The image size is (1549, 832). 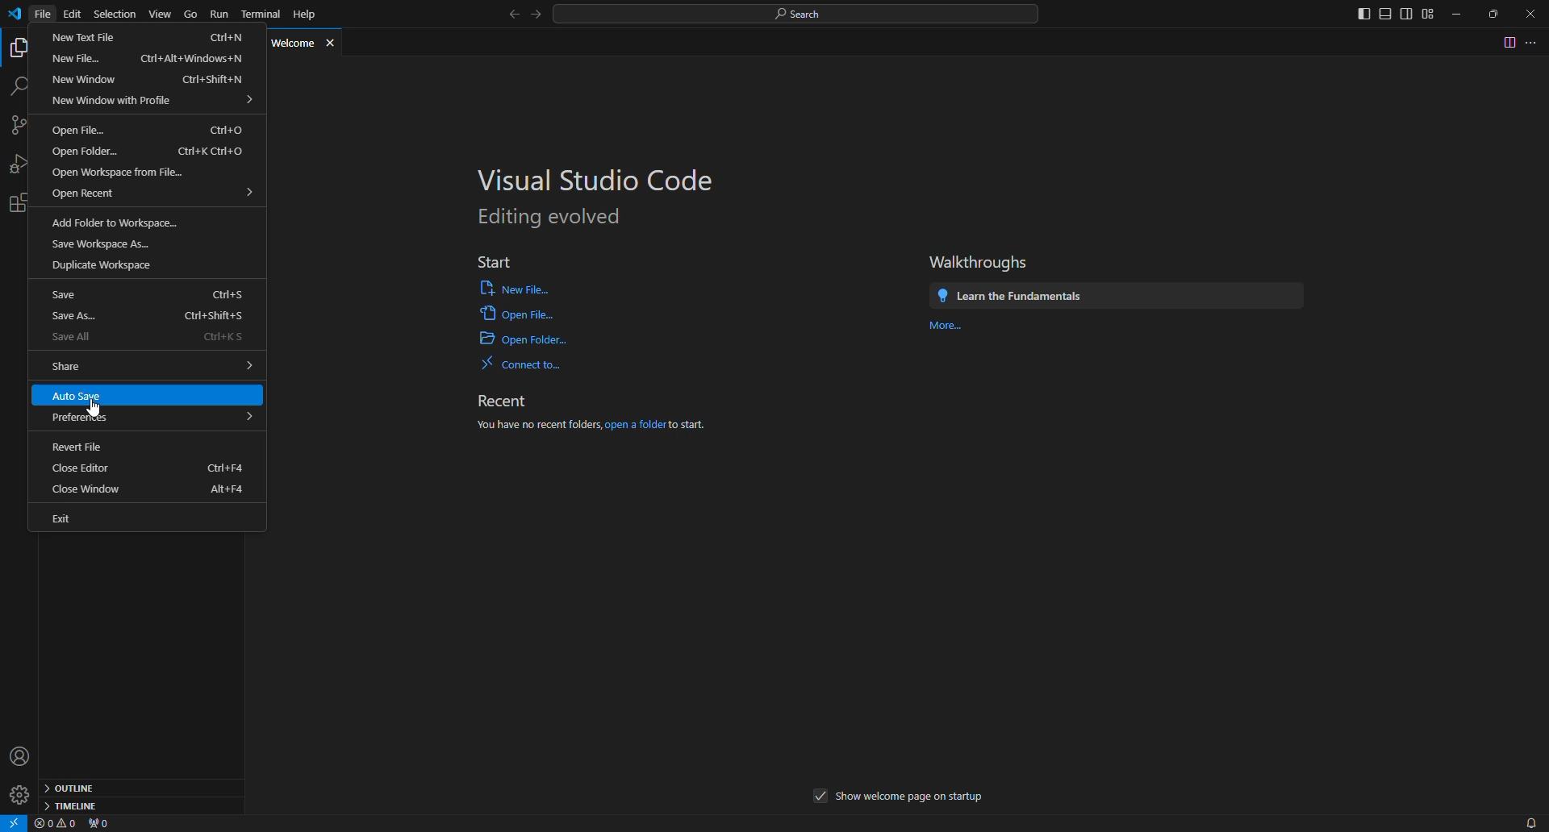 I want to click on ctrl+o, so click(x=226, y=131).